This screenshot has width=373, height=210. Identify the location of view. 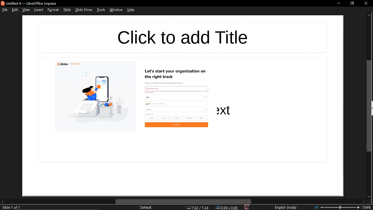
(26, 10).